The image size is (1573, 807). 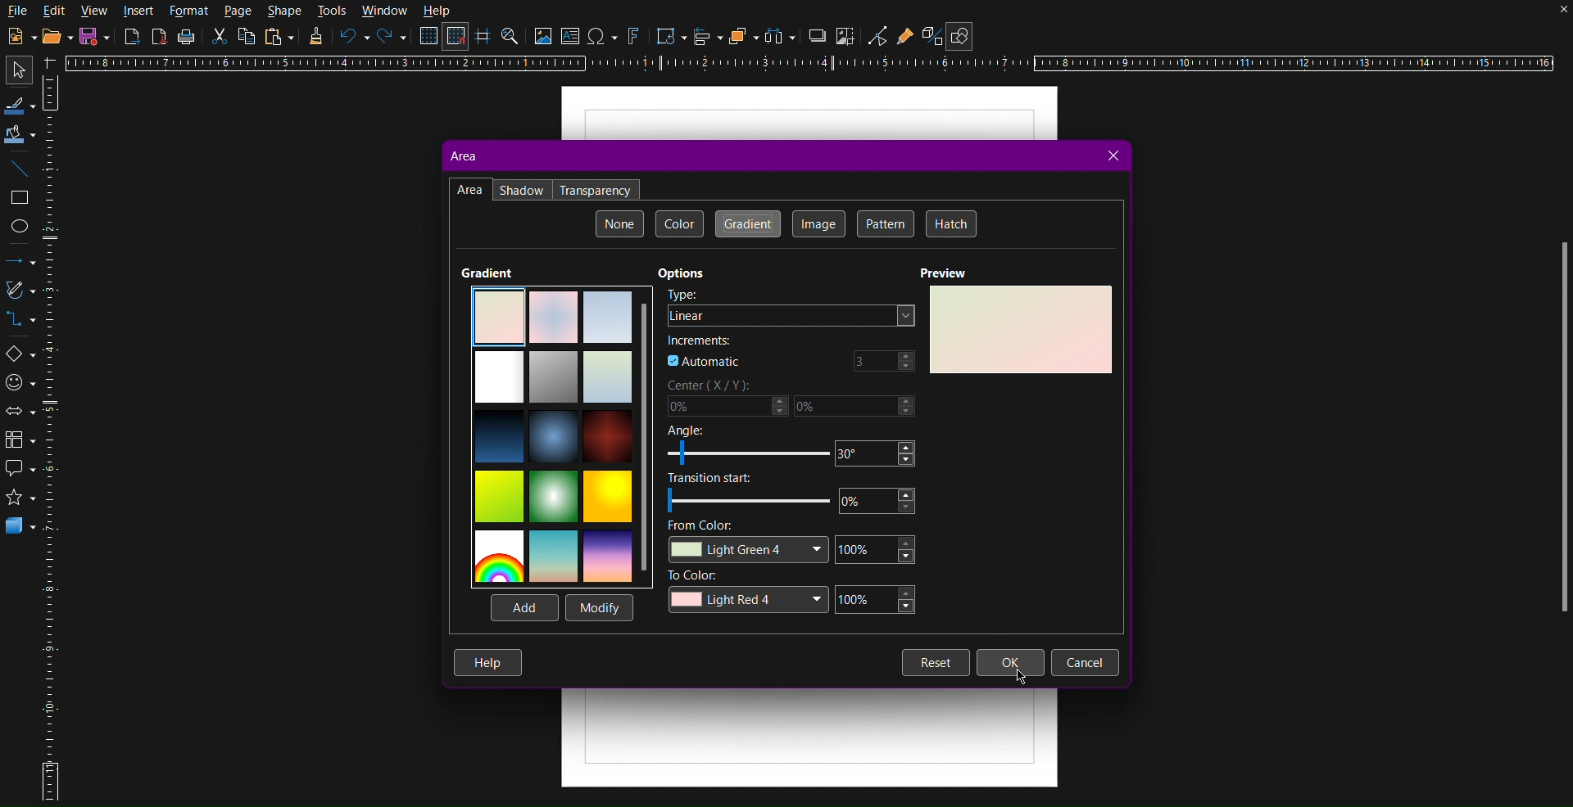 What do you see at coordinates (20, 133) in the screenshot?
I see `Fill Color` at bounding box center [20, 133].